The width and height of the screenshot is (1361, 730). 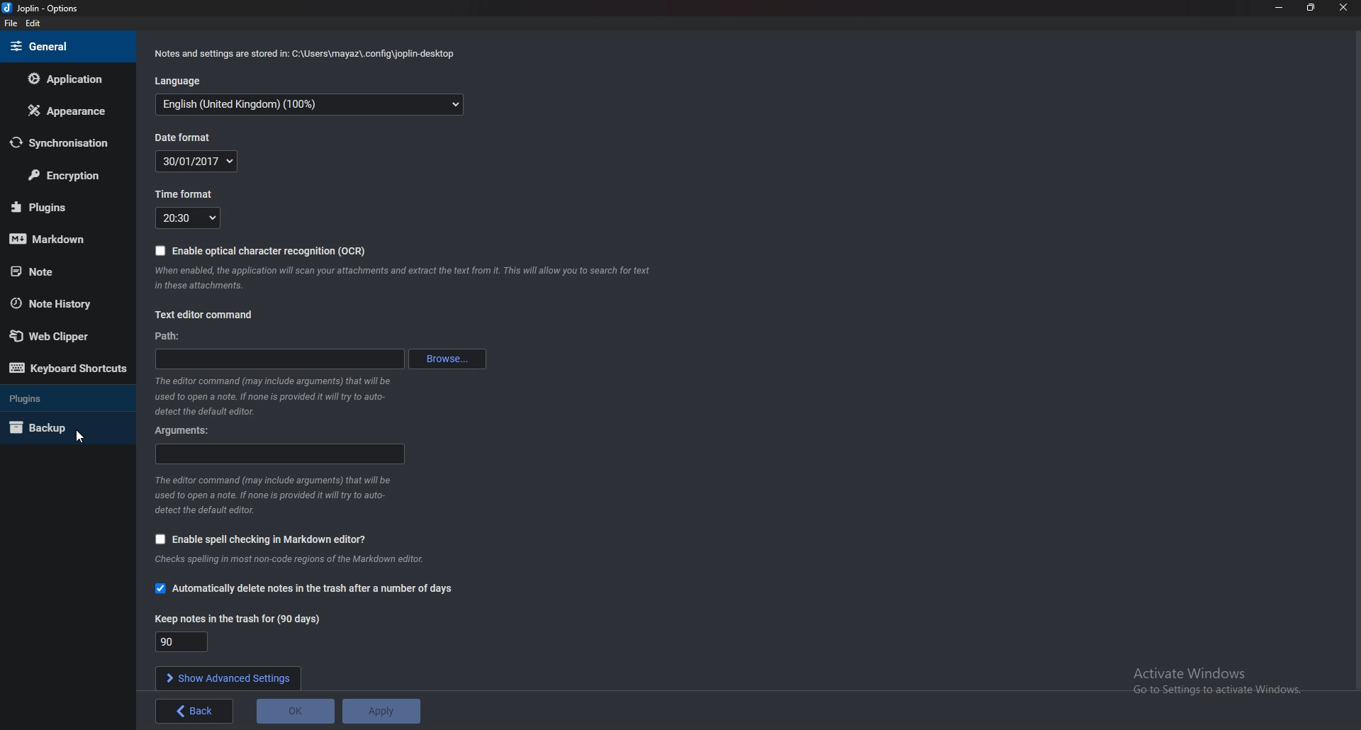 I want to click on enable spell checking, so click(x=259, y=539).